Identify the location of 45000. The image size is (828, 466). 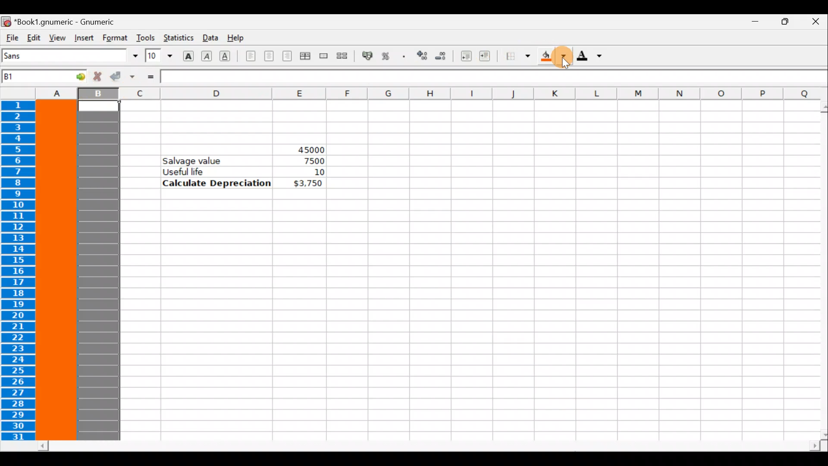
(303, 148).